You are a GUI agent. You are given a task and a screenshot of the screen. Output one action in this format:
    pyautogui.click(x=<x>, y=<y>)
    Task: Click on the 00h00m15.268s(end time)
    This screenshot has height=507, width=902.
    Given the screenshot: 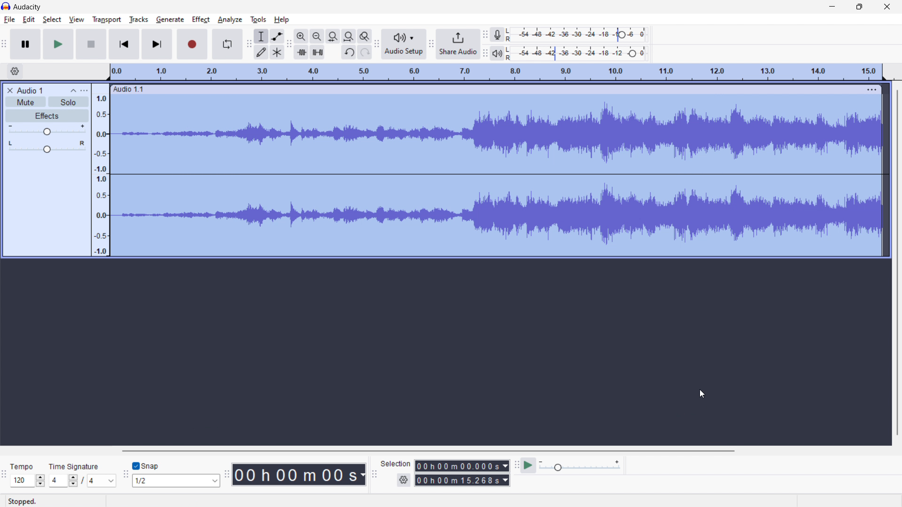 What is the action you would take?
    pyautogui.click(x=462, y=480)
    